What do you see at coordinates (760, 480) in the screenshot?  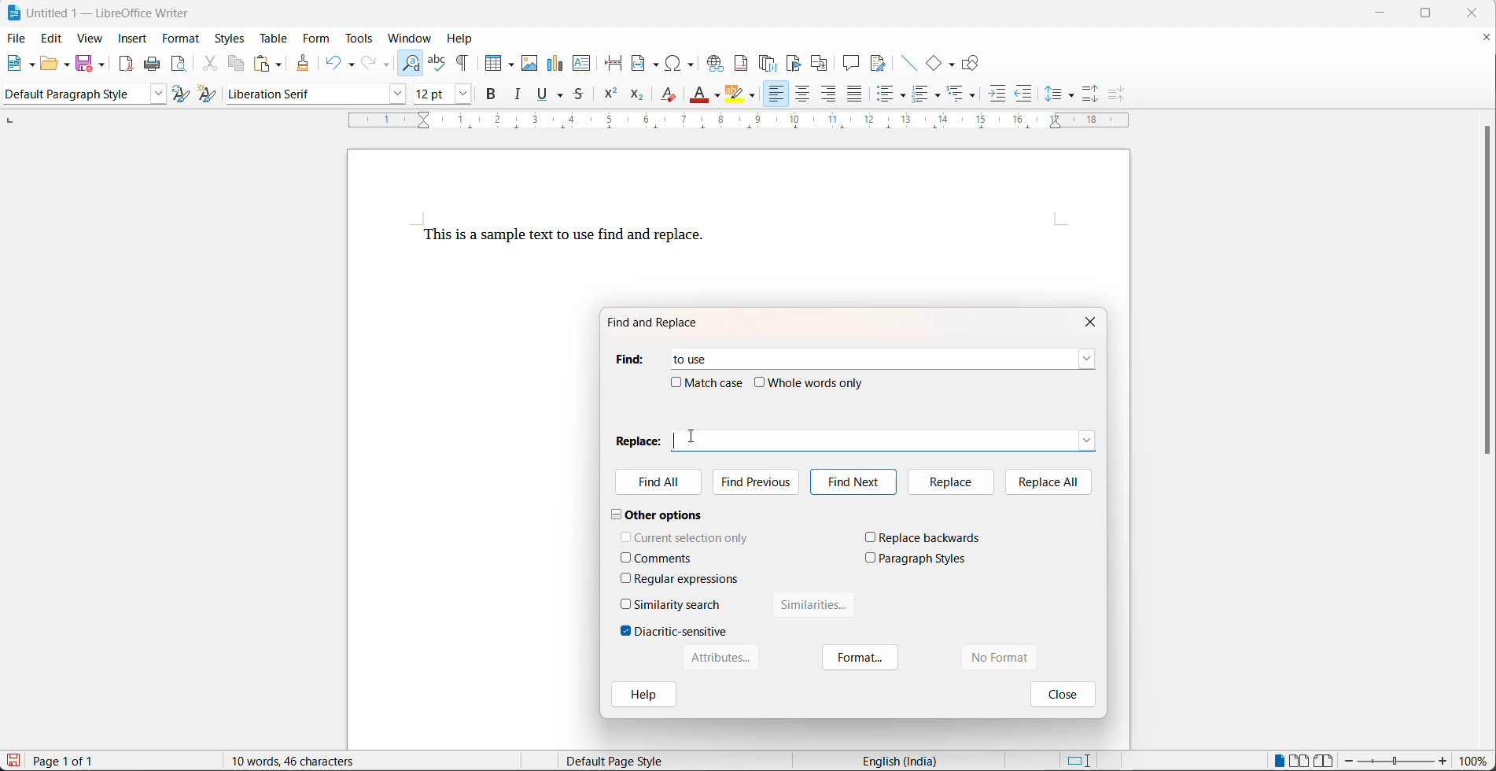 I see `find previous` at bounding box center [760, 480].